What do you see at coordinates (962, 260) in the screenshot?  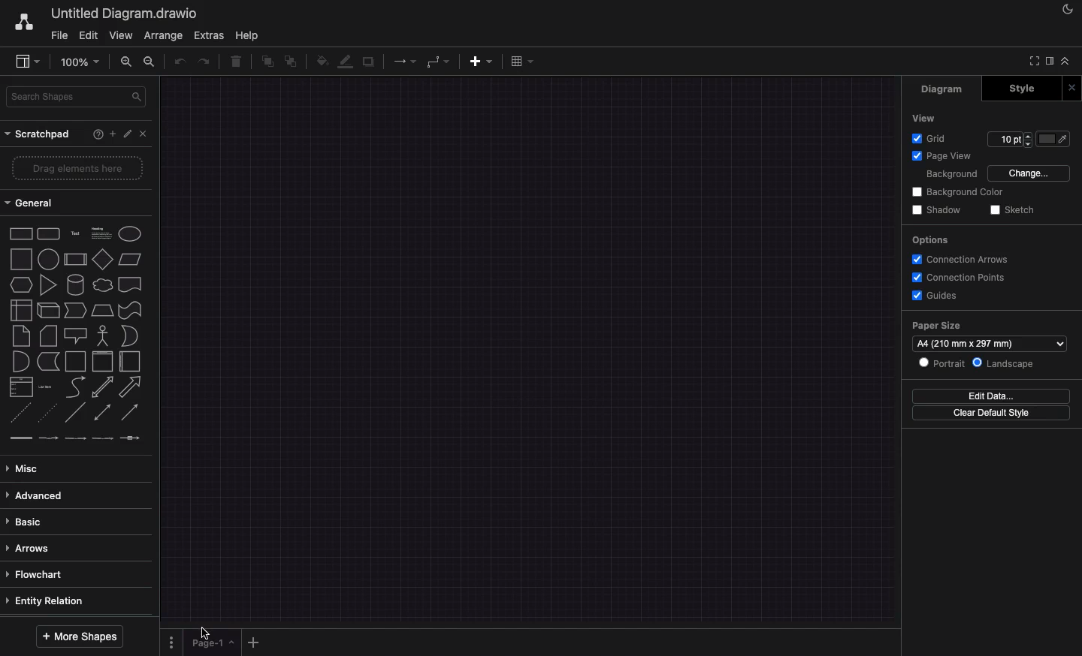 I see `connection arrows` at bounding box center [962, 260].